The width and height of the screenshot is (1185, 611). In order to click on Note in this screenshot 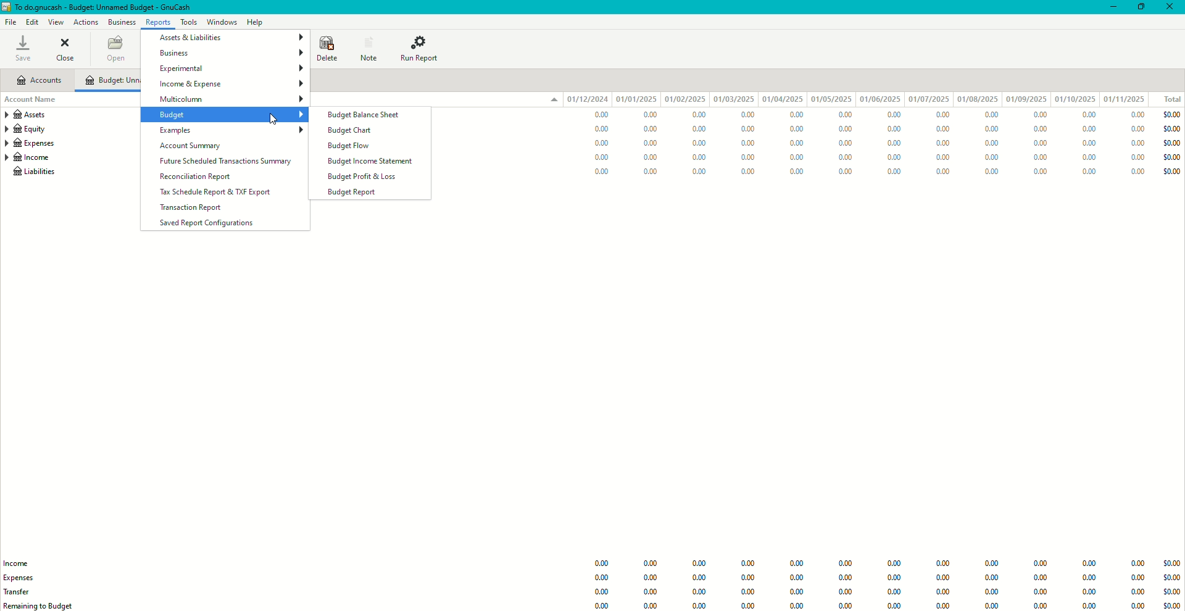, I will do `click(367, 48)`.